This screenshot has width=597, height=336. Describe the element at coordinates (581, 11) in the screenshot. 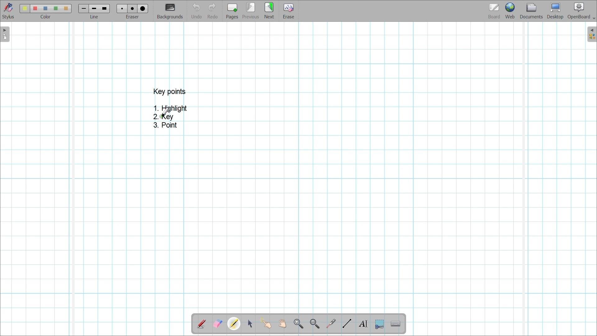

I see `OpenBoard` at that location.